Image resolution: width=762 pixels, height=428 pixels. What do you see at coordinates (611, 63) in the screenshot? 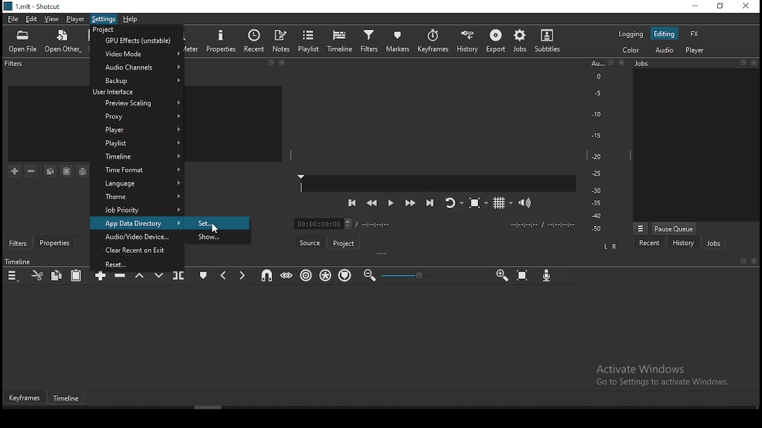
I see `Bookmark` at bounding box center [611, 63].